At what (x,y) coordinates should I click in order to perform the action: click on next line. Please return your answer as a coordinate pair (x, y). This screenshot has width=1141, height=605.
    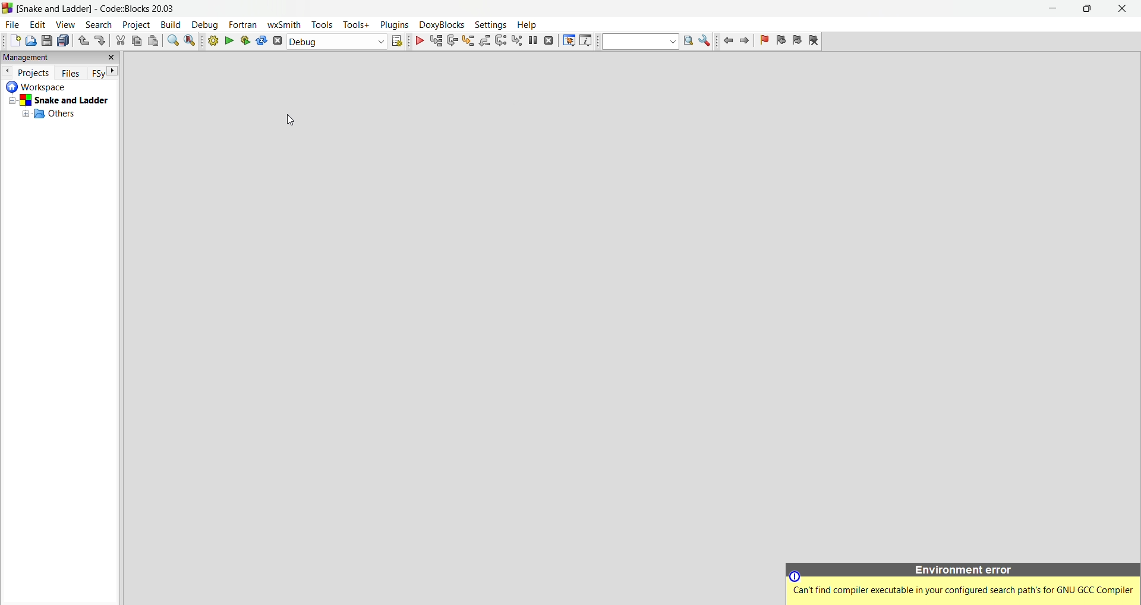
    Looking at the image, I should click on (453, 42).